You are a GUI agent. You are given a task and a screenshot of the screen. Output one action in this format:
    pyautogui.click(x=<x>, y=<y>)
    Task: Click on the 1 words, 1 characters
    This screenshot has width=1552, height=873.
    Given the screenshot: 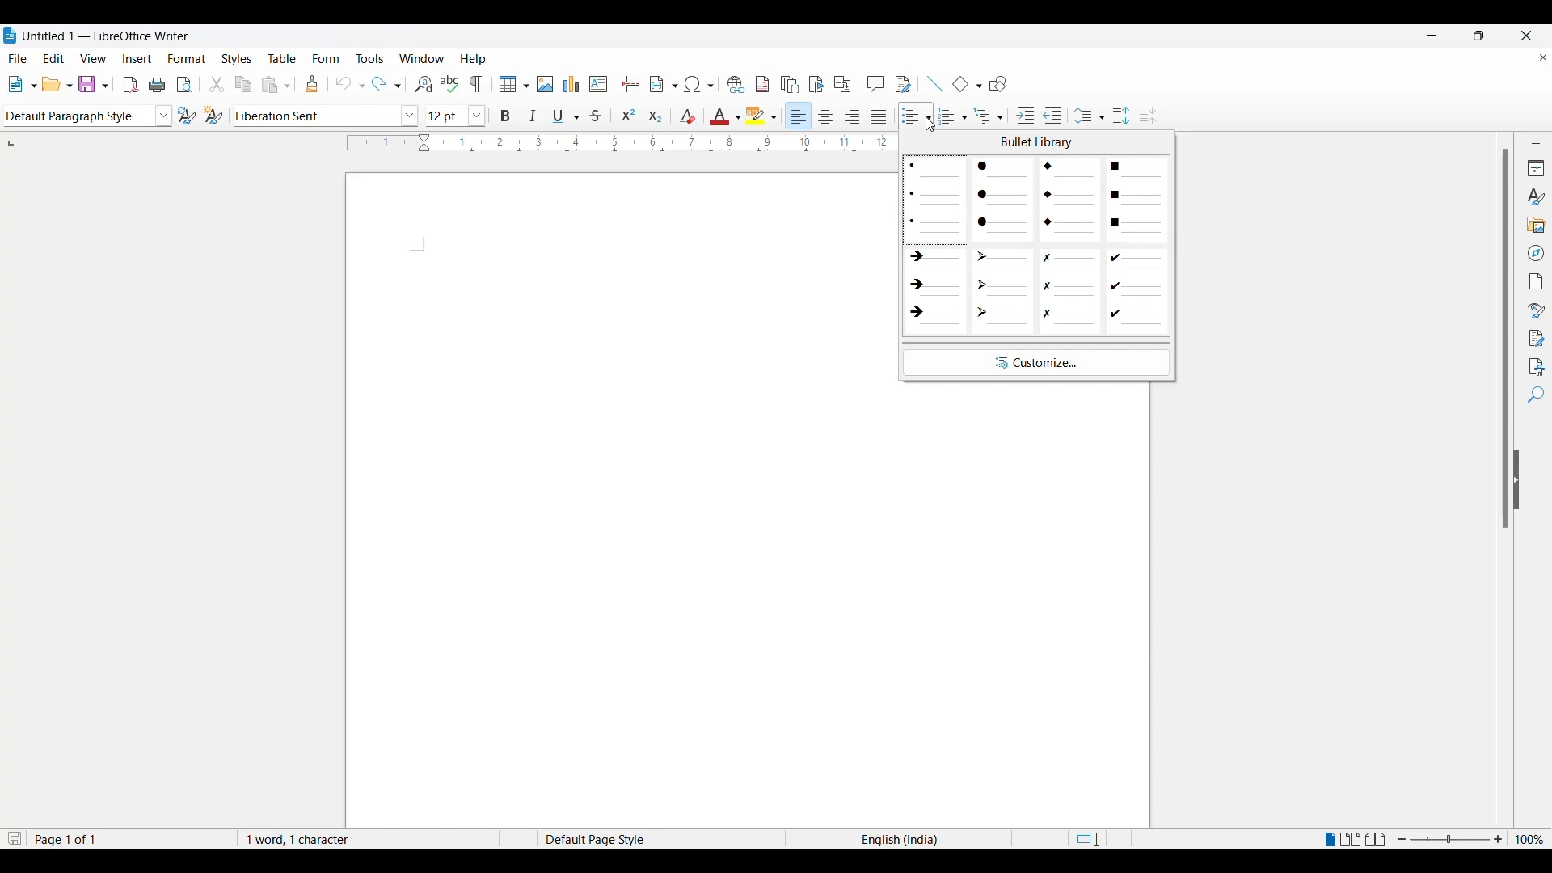 What is the action you would take?
    pyautogui.click(x=311, y=837)
    